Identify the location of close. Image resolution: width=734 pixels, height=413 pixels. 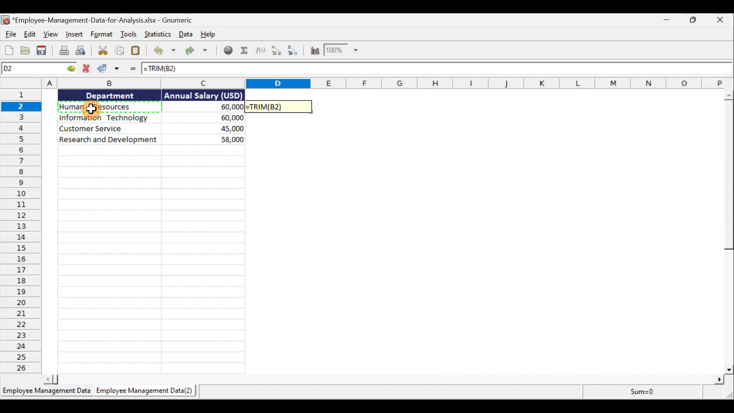
(721, 23).